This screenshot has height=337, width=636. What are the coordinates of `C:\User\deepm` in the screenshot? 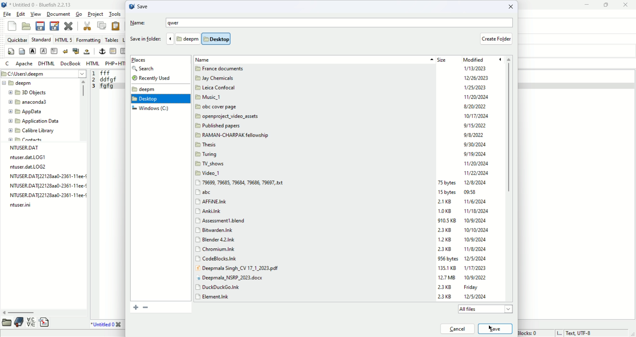 It's located at (44, 74).